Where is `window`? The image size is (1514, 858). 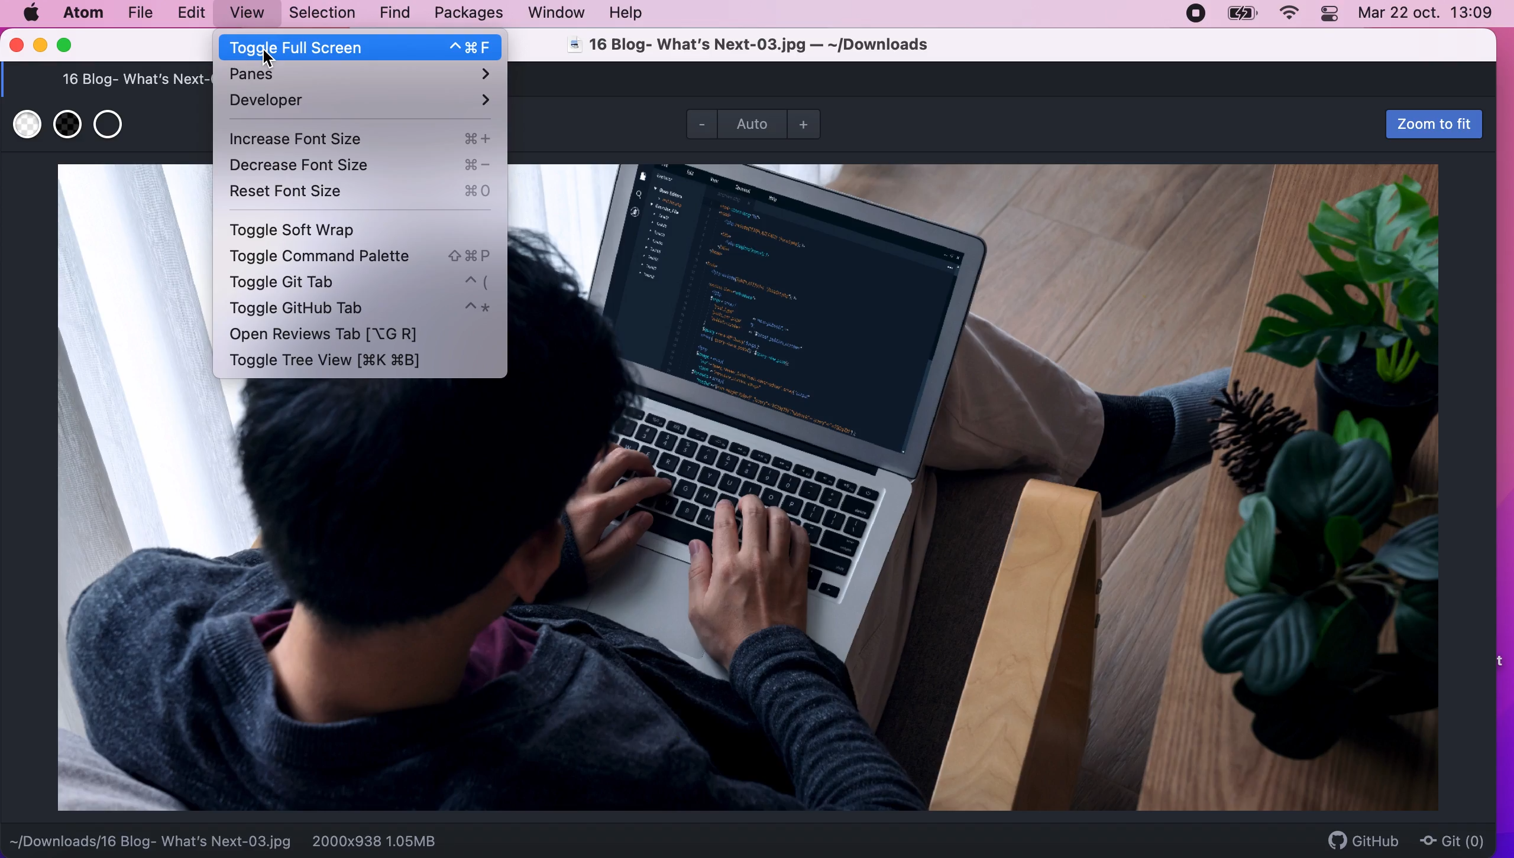 window is located at coordinates (557, 13).